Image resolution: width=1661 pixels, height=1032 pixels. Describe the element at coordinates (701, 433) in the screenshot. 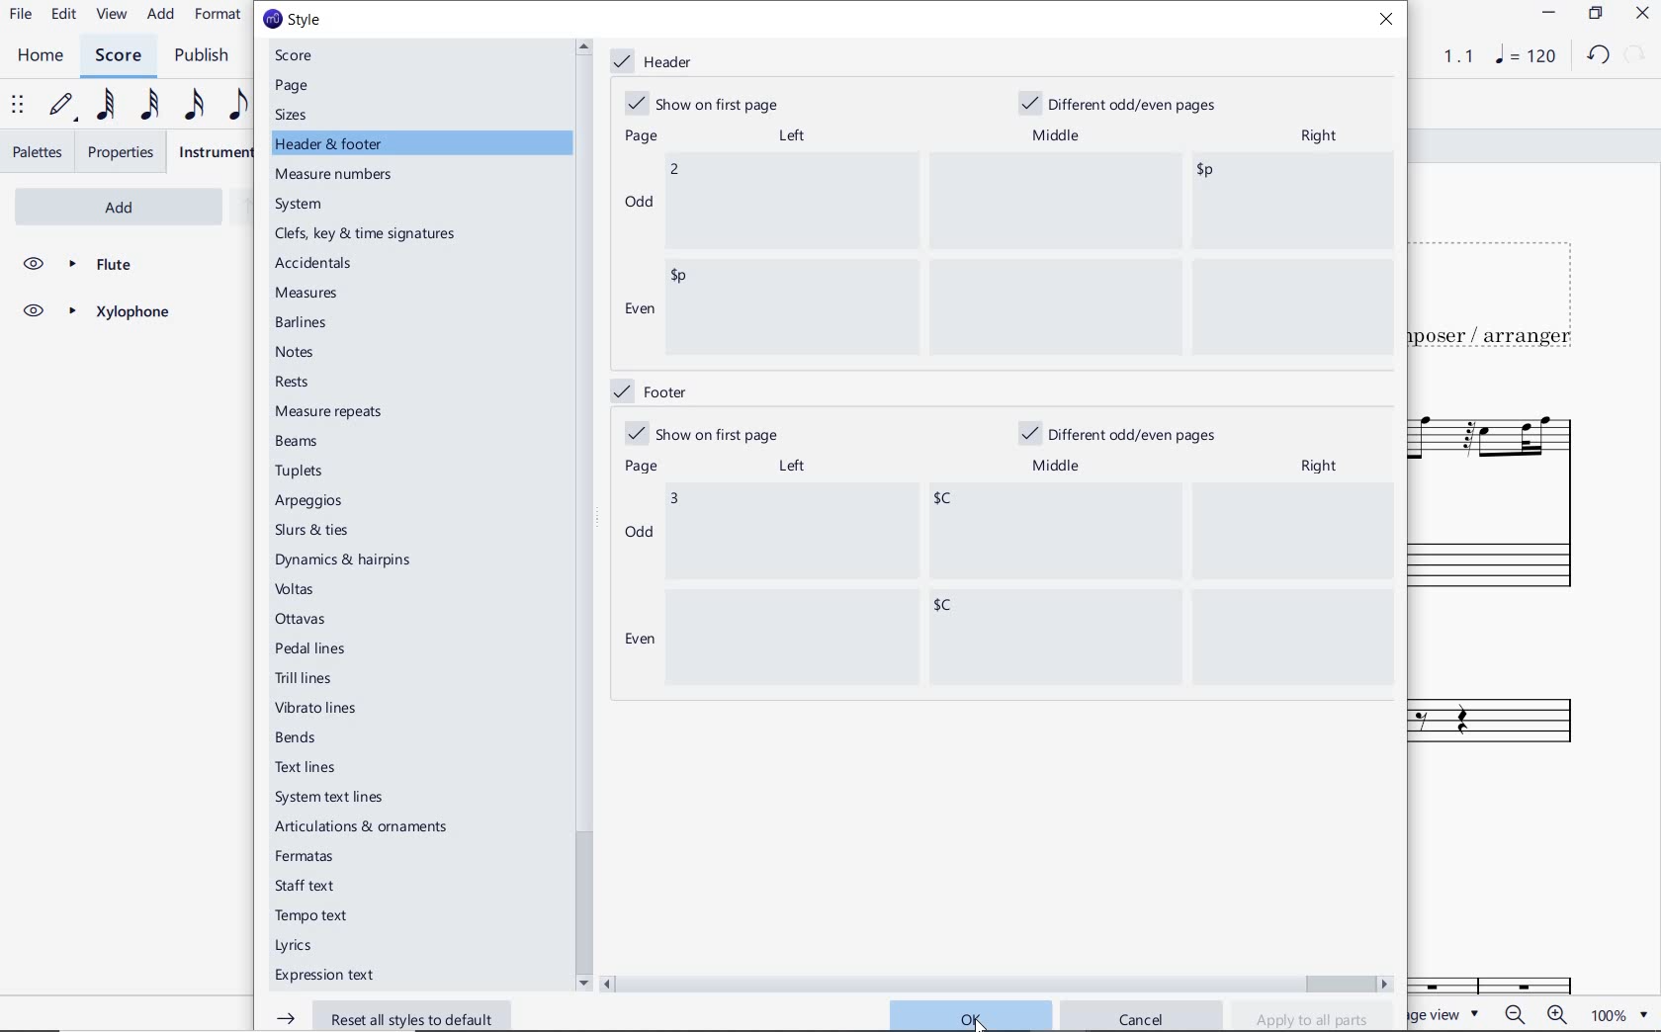

I see `show on first page` at that location.